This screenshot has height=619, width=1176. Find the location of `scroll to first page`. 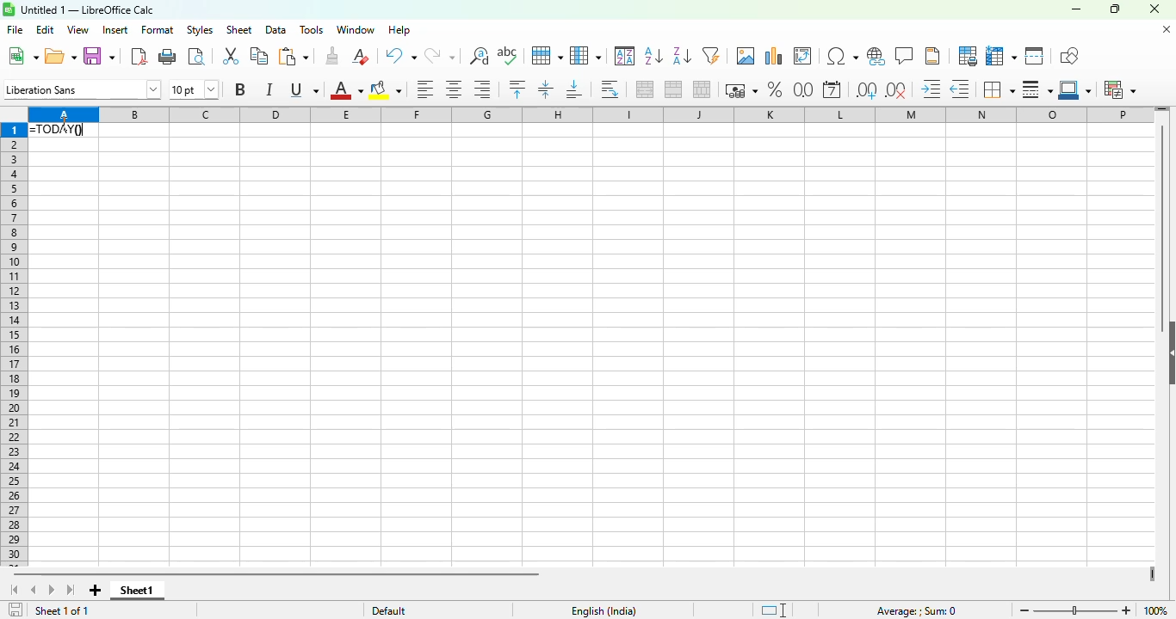

scroll to first page is located at coordinates (13, 590).